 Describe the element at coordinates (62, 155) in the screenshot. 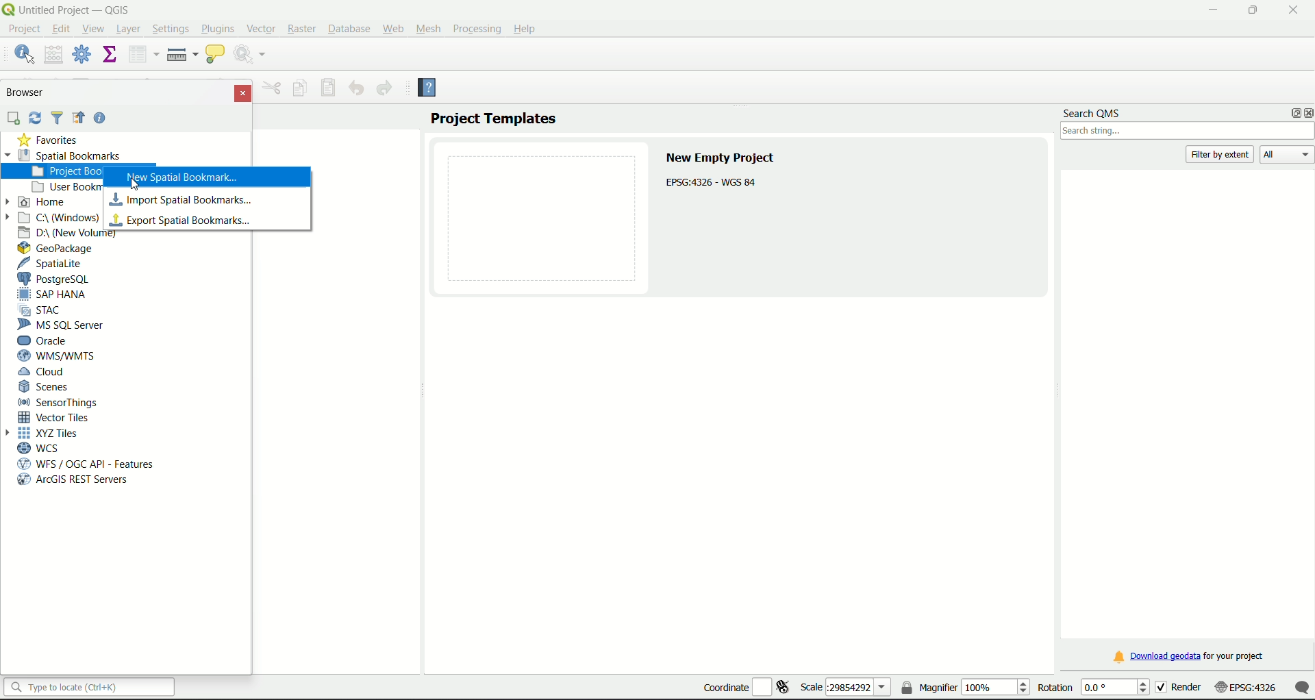

I see `Spatial Bookmarks` at that location.